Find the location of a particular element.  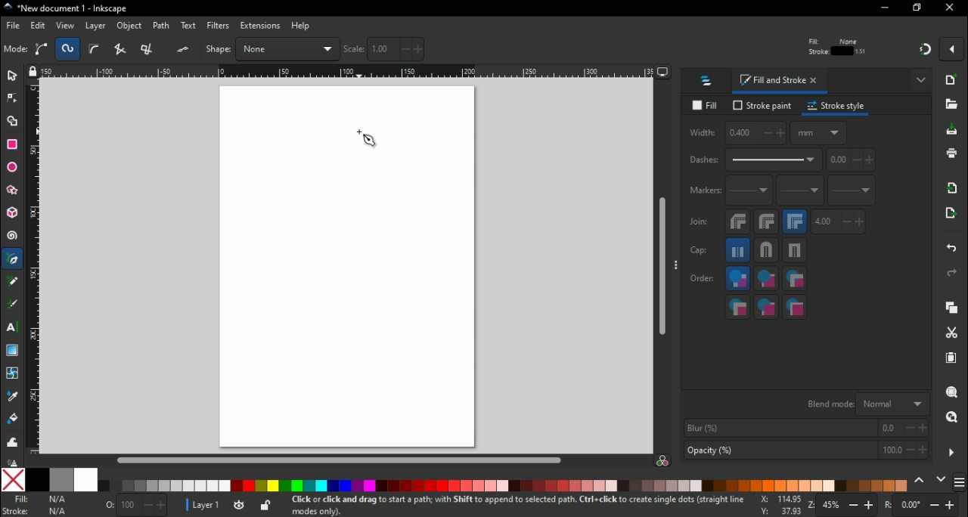

zoom selection is located at coordinates (954, 393).